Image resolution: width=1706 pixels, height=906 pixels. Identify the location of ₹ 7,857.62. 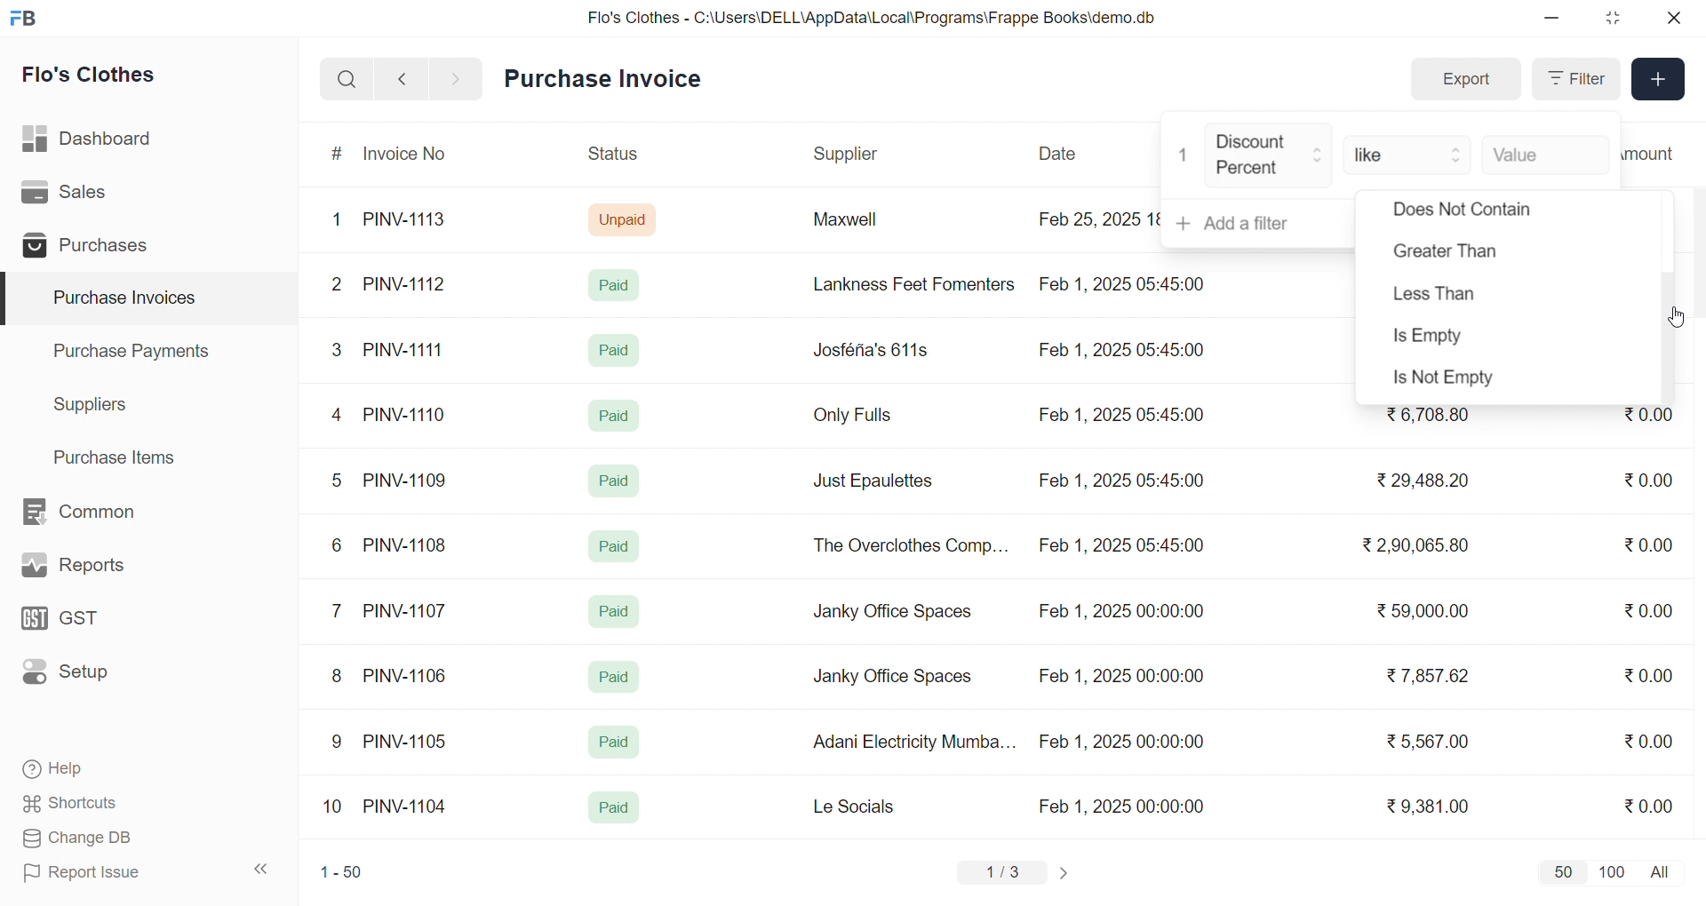
(1430, 676).